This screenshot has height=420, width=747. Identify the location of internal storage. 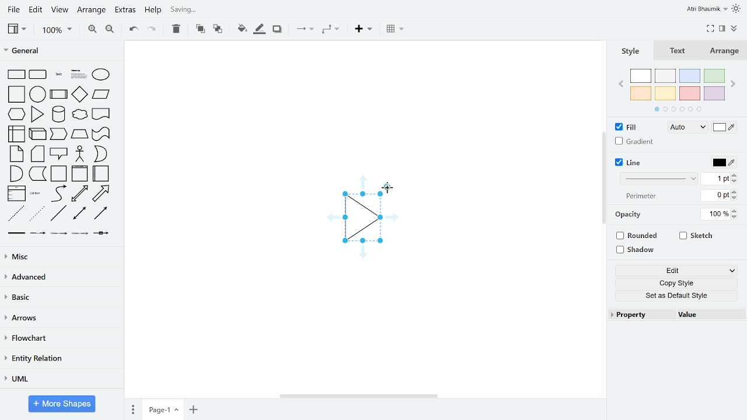
(15, 134).